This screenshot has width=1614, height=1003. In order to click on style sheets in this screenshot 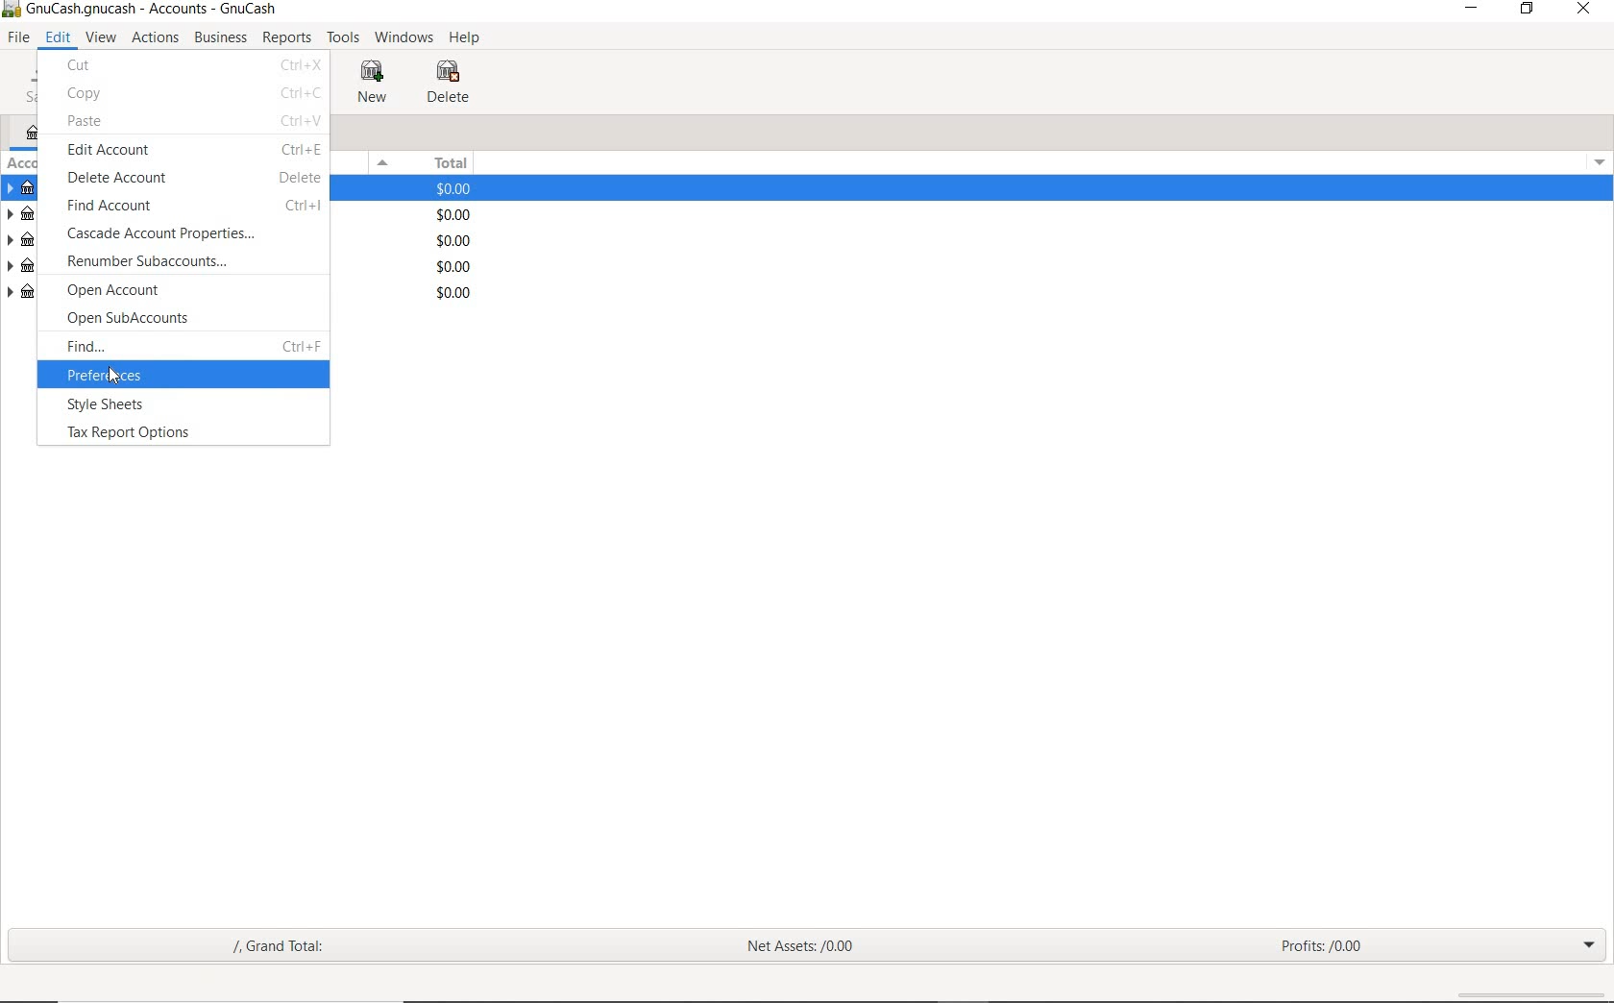, I will do `click(114, 405)`.